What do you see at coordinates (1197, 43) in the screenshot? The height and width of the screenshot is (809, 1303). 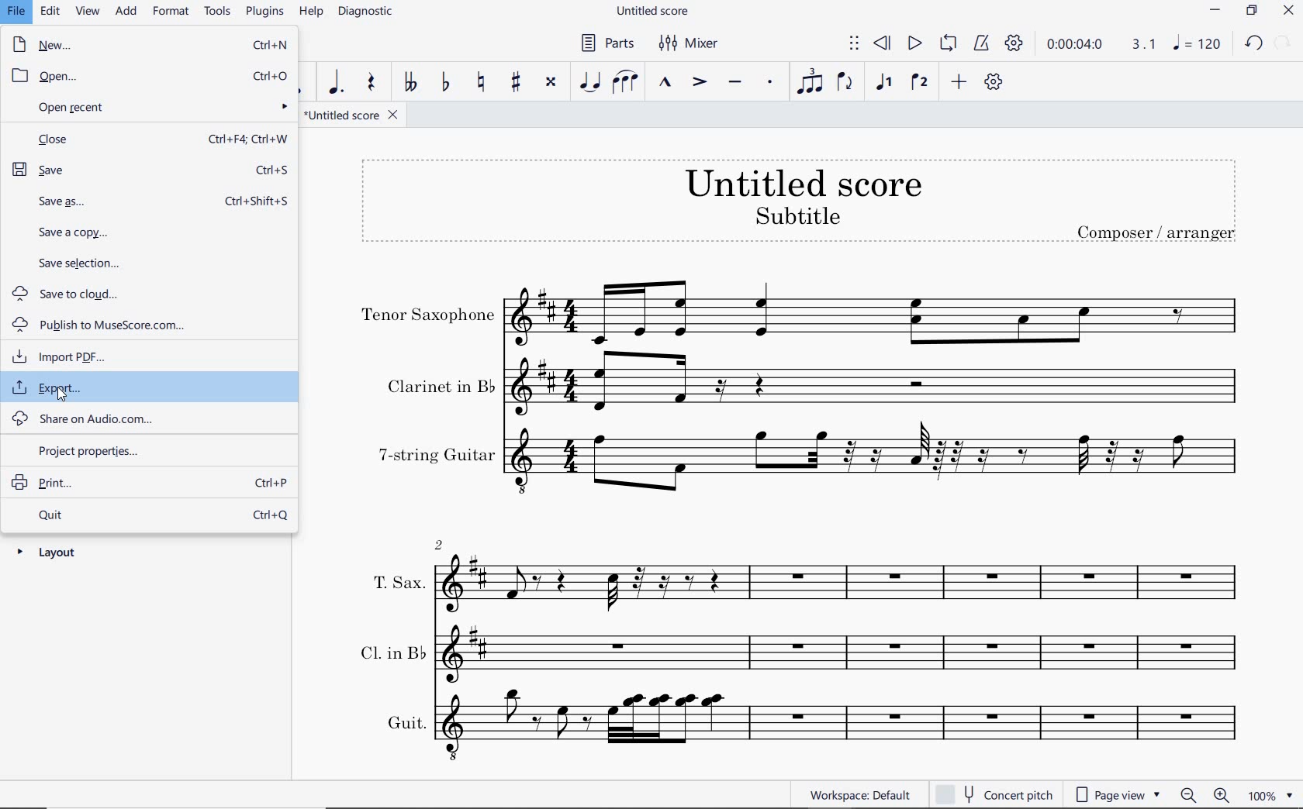 I see `NOTE` at bounding box center [1197, 43].